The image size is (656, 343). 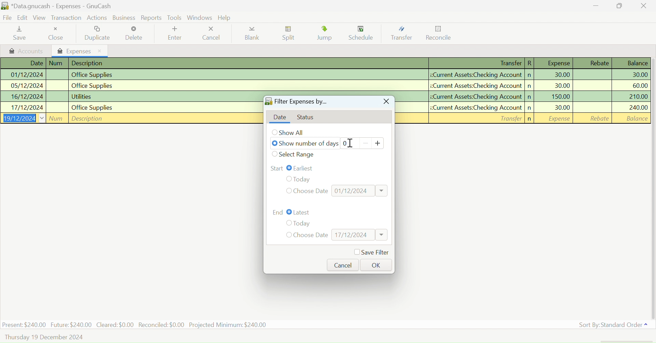 What do you see at coordinates (303, 224) in the screenshot?
I see `Today` at bounding box center [303, 224].